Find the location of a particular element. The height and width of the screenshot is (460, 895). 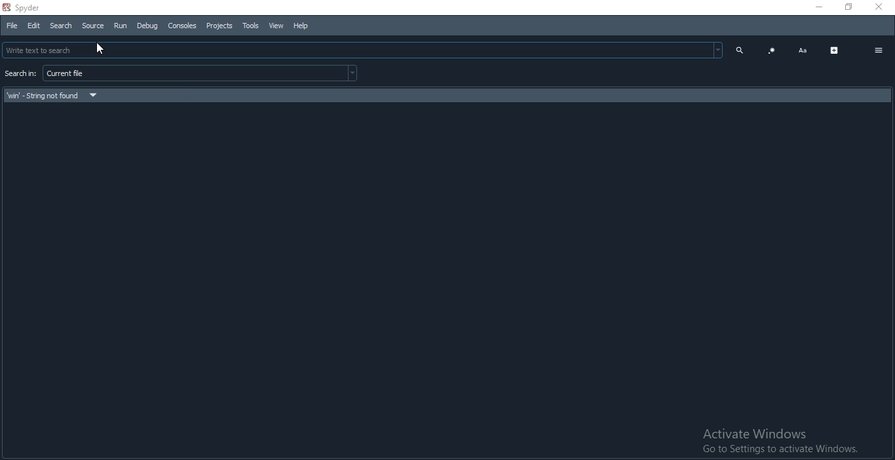

Projects is located at coordinates (219, 26).